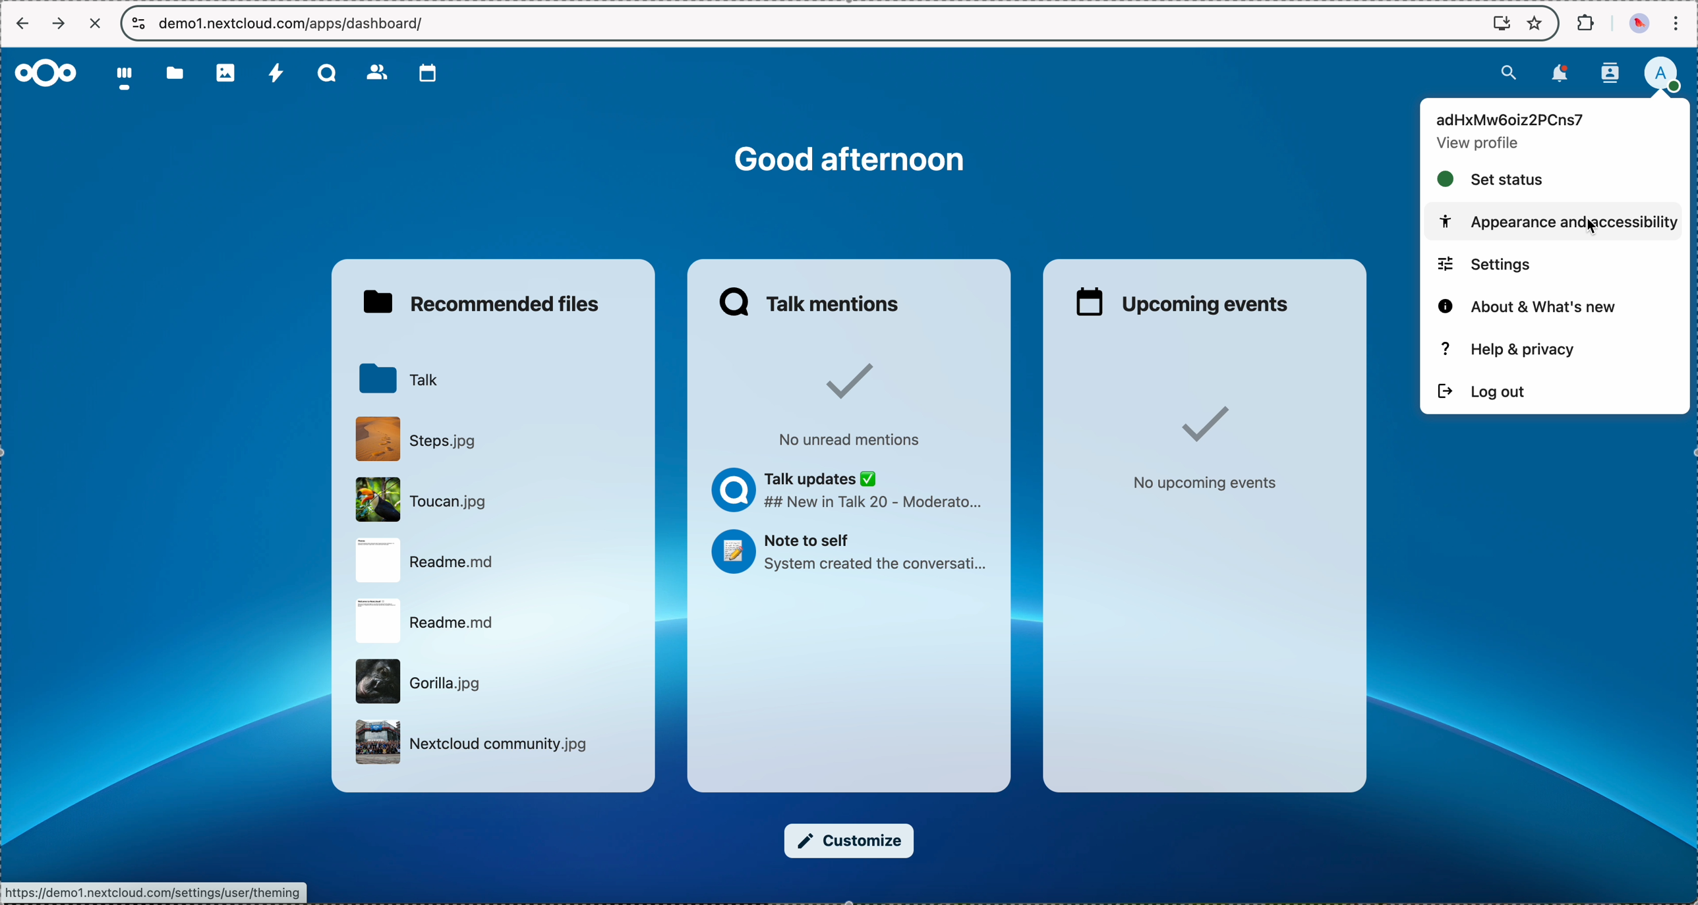 The height and width of the screenshot is (905, 1698). What do you see at coordinates (22, 22) in the screenshot?
I see `navigate back` at bounding box center [22, 22].